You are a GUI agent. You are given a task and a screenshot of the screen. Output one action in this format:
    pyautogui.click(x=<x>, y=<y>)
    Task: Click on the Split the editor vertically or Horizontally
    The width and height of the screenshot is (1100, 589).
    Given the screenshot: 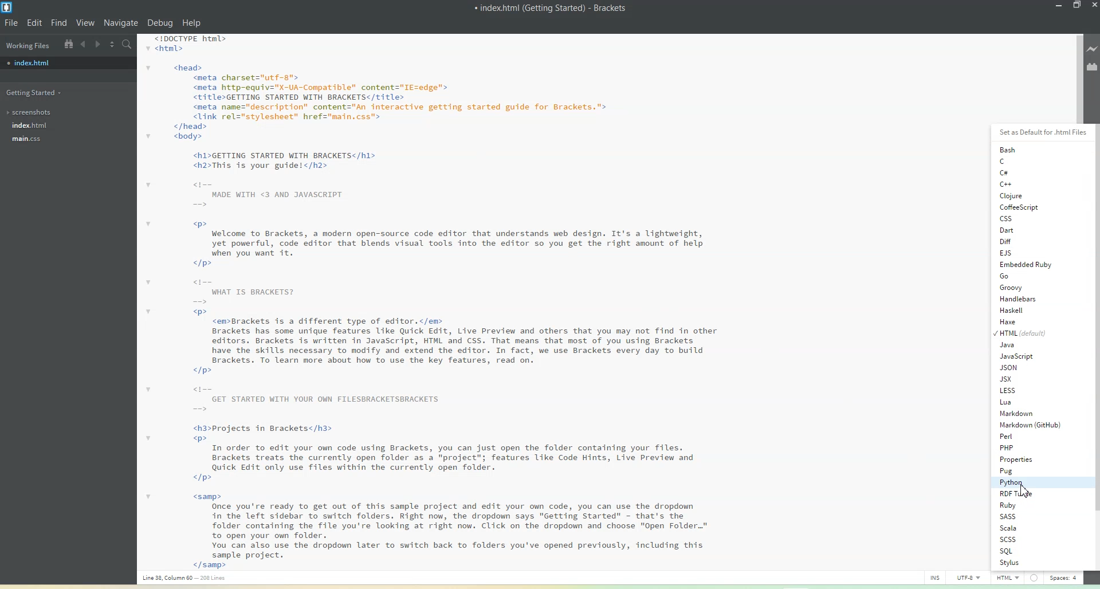 What is the action you would take?
    pyautogui.click(x=112, y=44)
    